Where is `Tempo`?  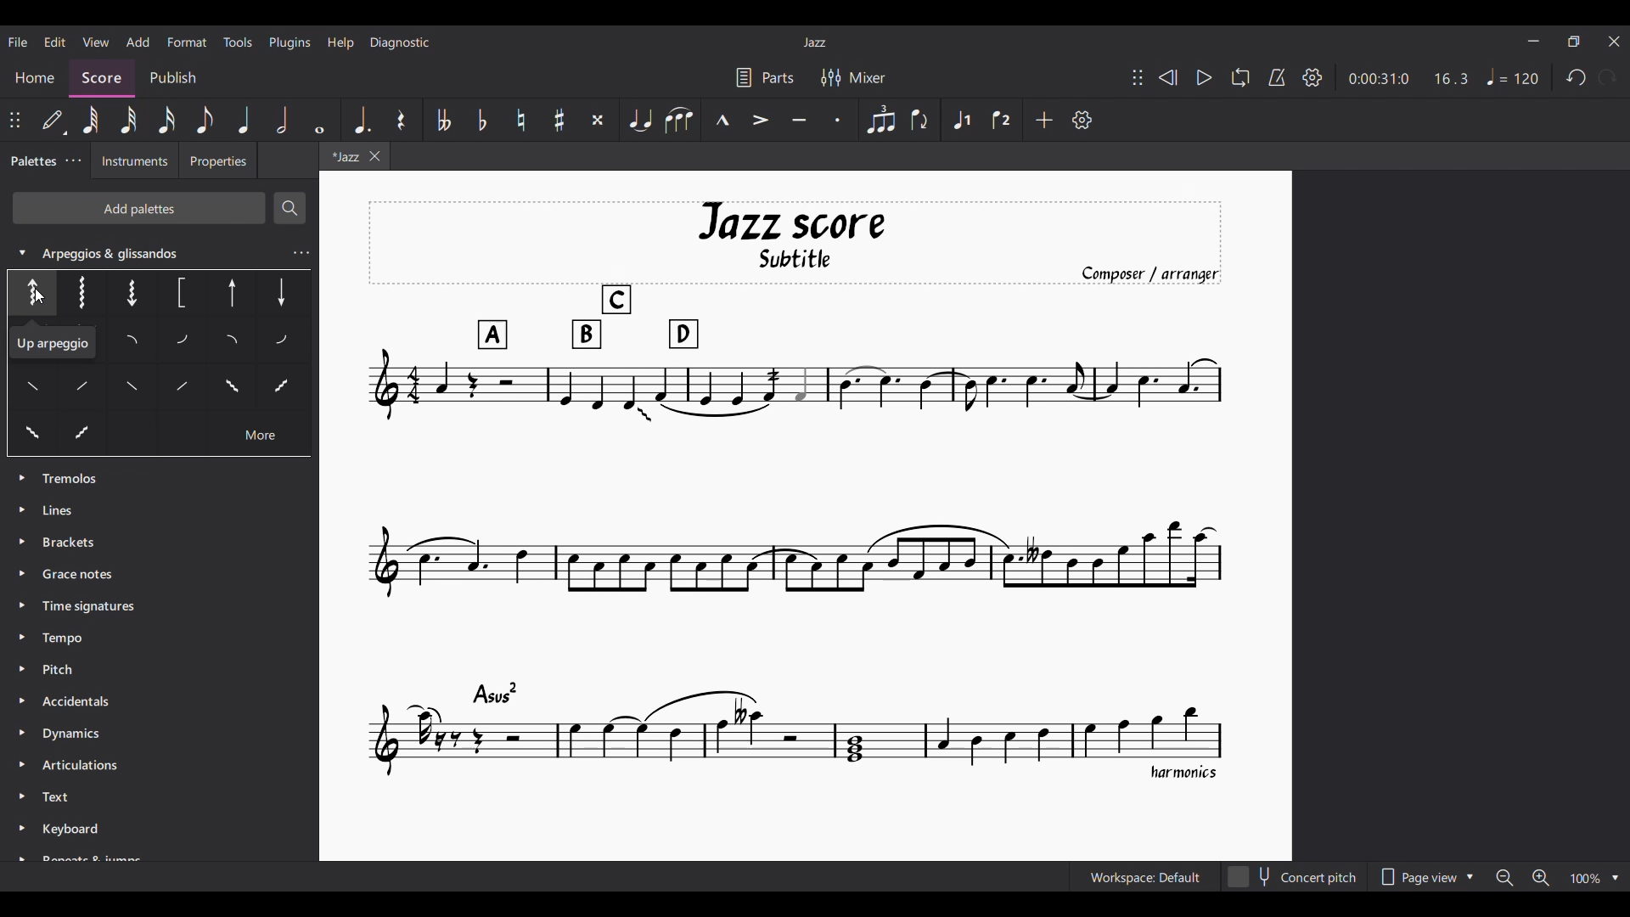
Tempo is located at coordinates (66, 636).